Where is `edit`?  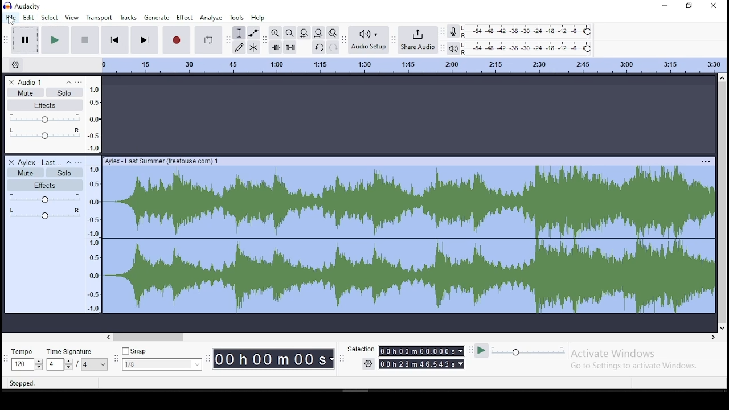
edit is located at coordinates (28, 17).